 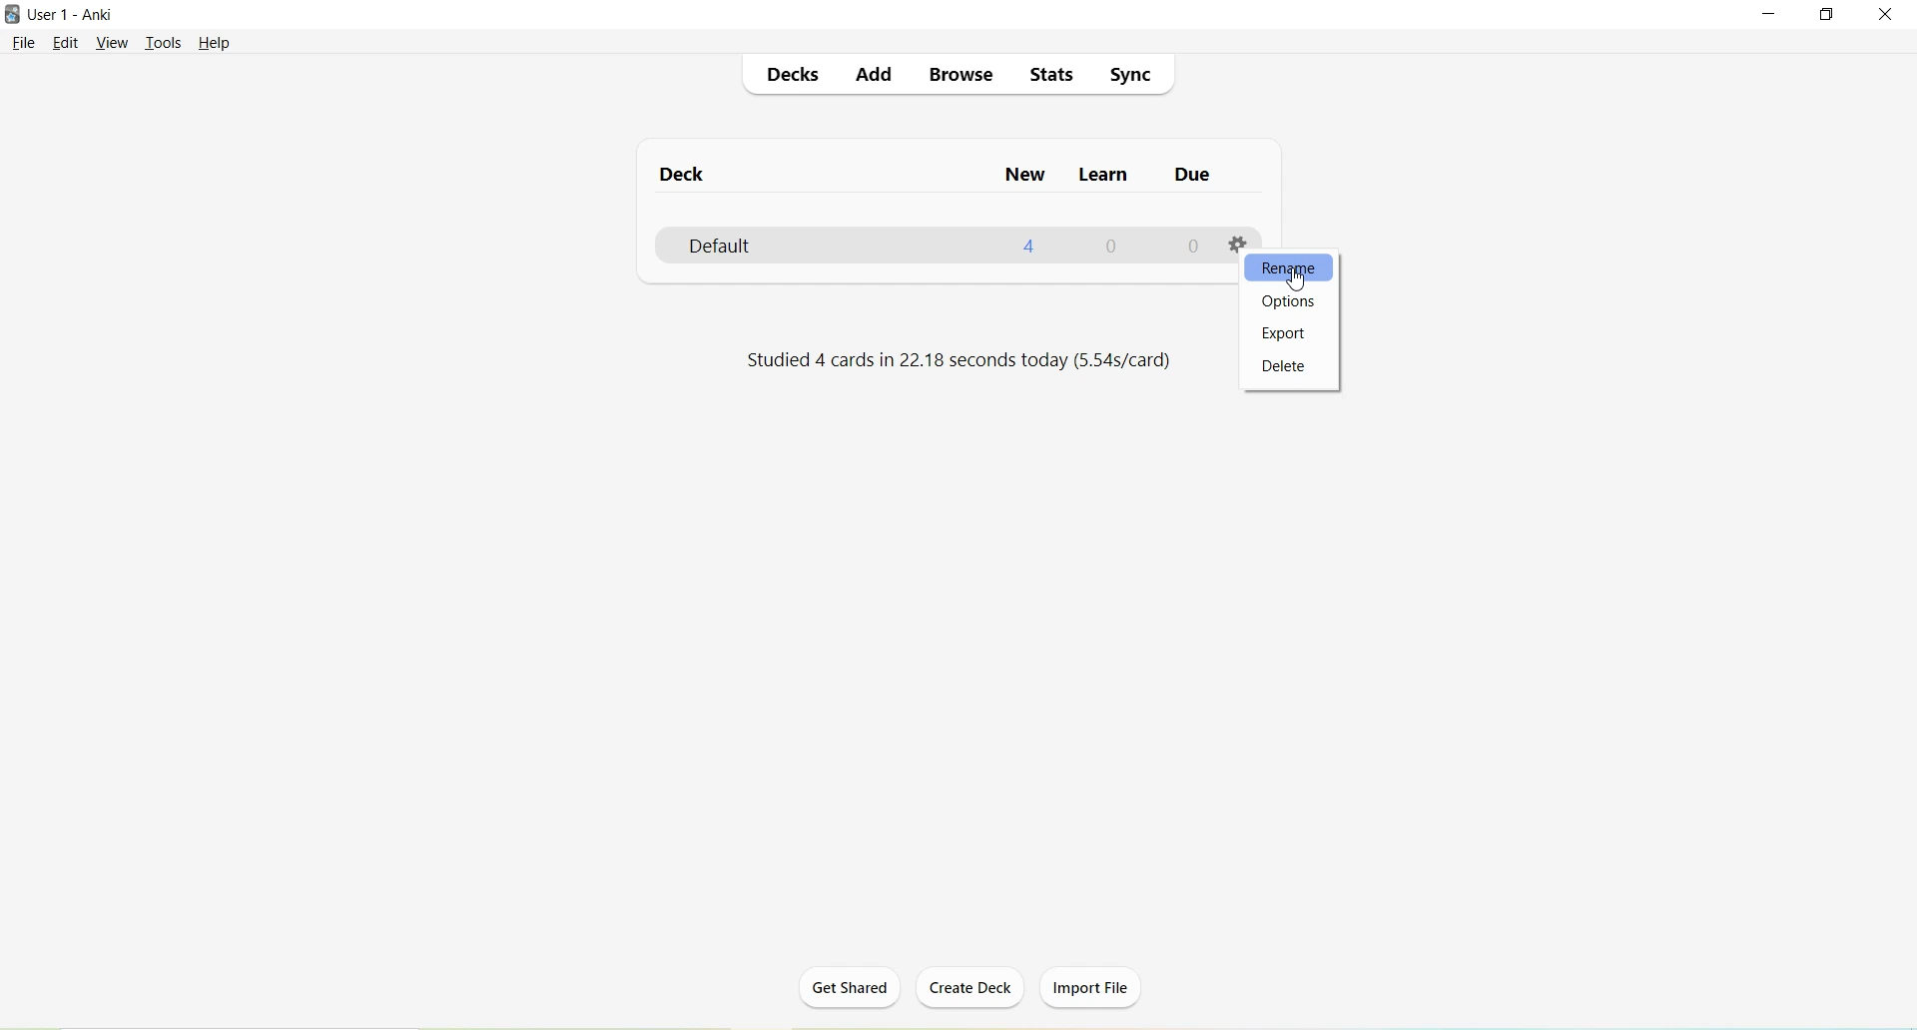 What do you see at coordinates (22, 44) in the screenshot?
I see `File` at bounding box center [22, 44].